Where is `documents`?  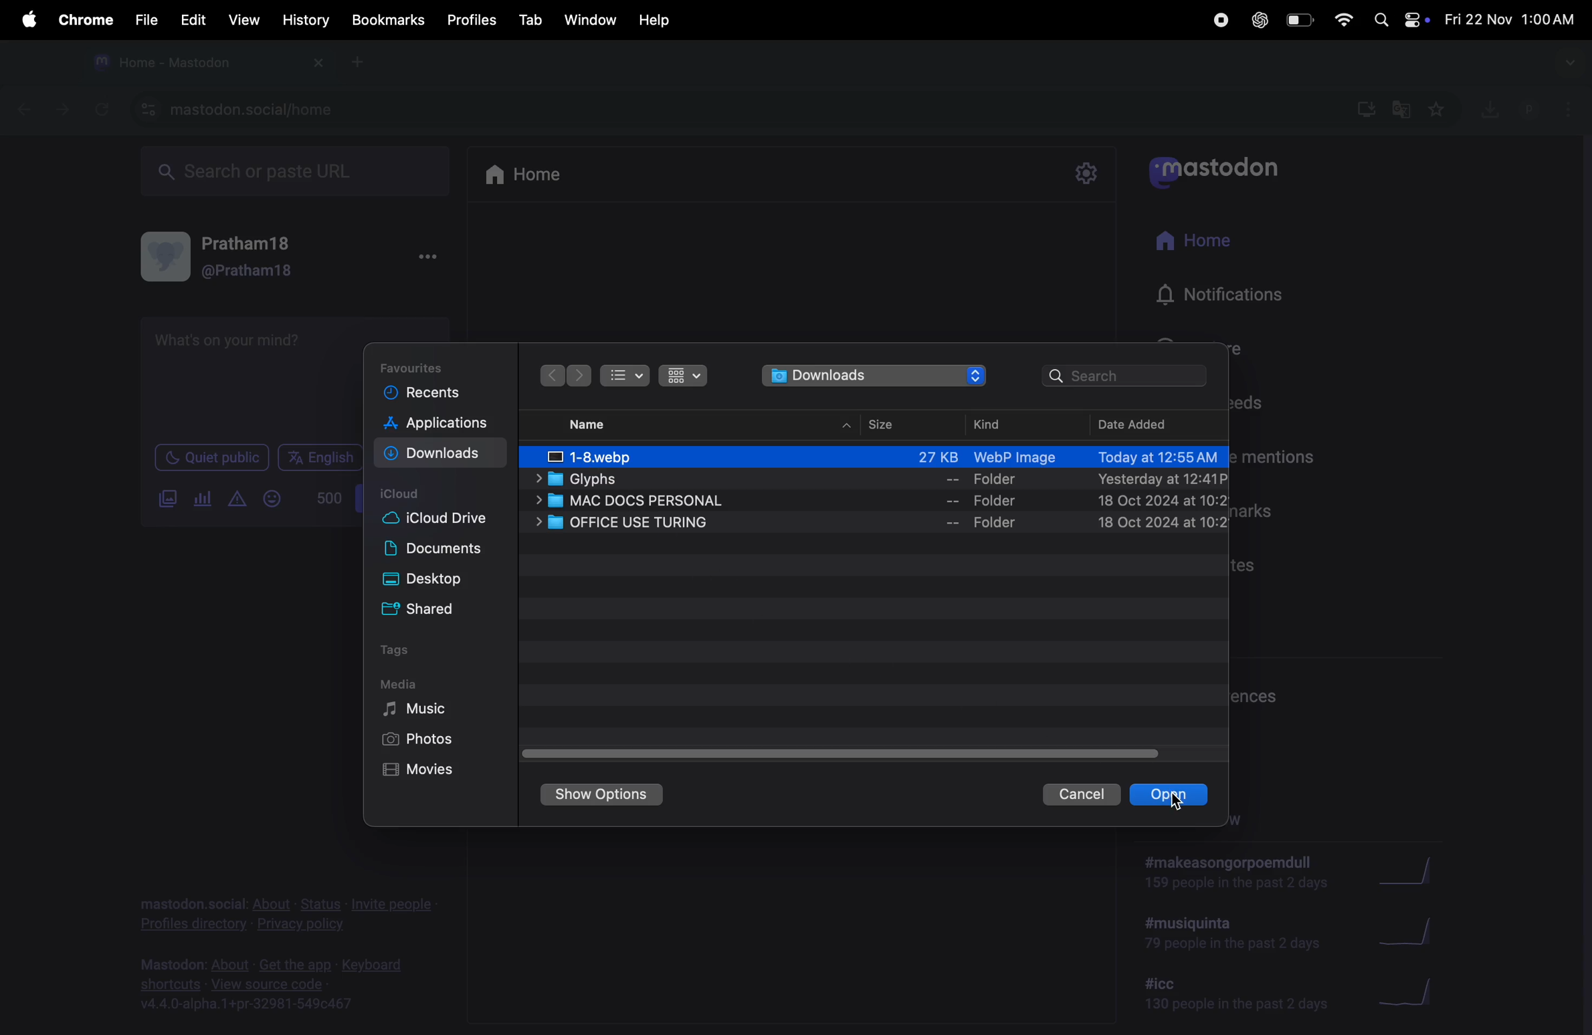 documents is located at coordinates (442, 550).